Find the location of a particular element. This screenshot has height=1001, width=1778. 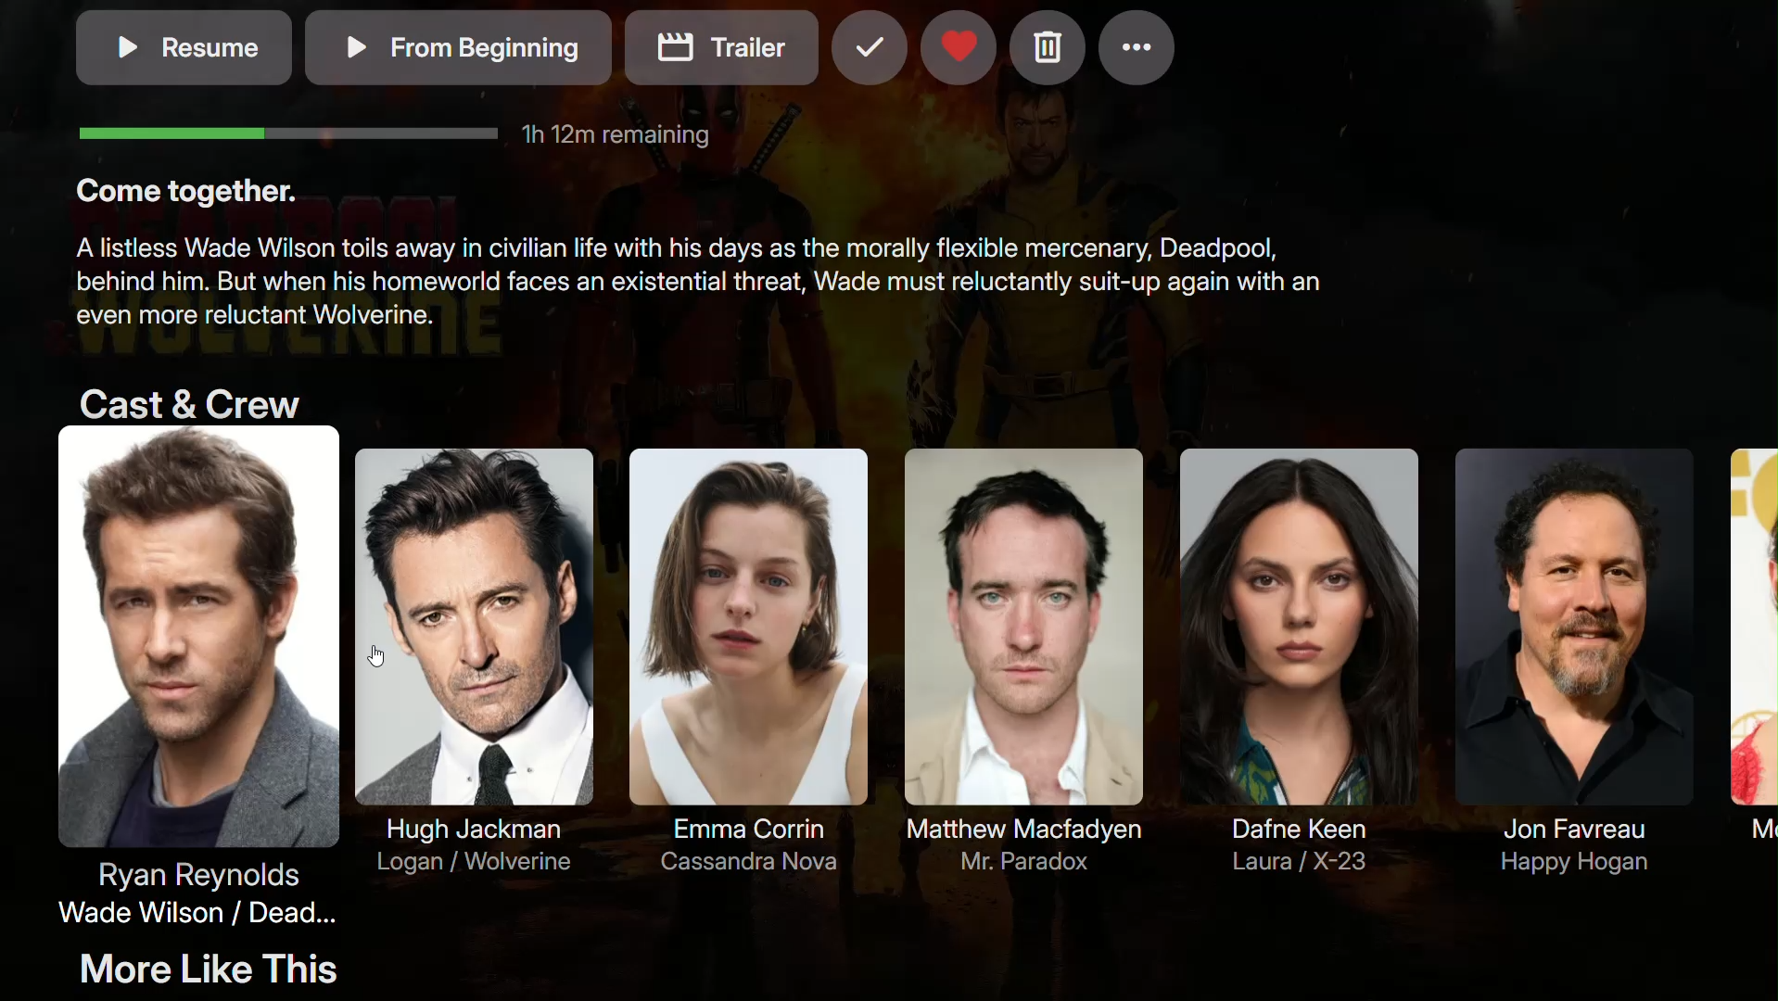

Movie description is located at coordinates (698, 289).